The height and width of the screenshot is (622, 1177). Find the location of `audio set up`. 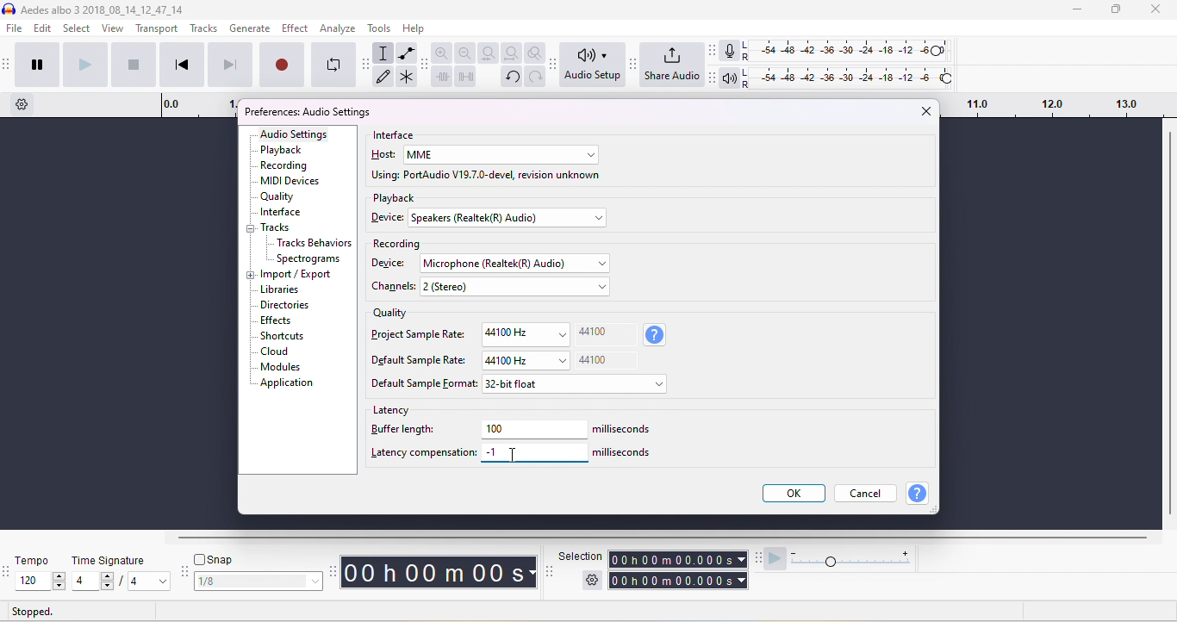

audio set up is located at coordinates (595, 65).